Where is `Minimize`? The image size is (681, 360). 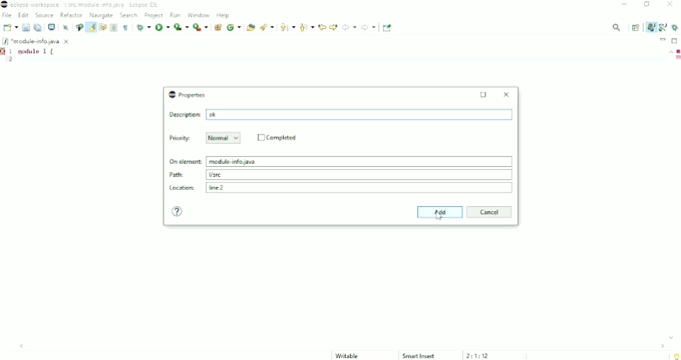 Minimize is located at coordinates (663, 39).